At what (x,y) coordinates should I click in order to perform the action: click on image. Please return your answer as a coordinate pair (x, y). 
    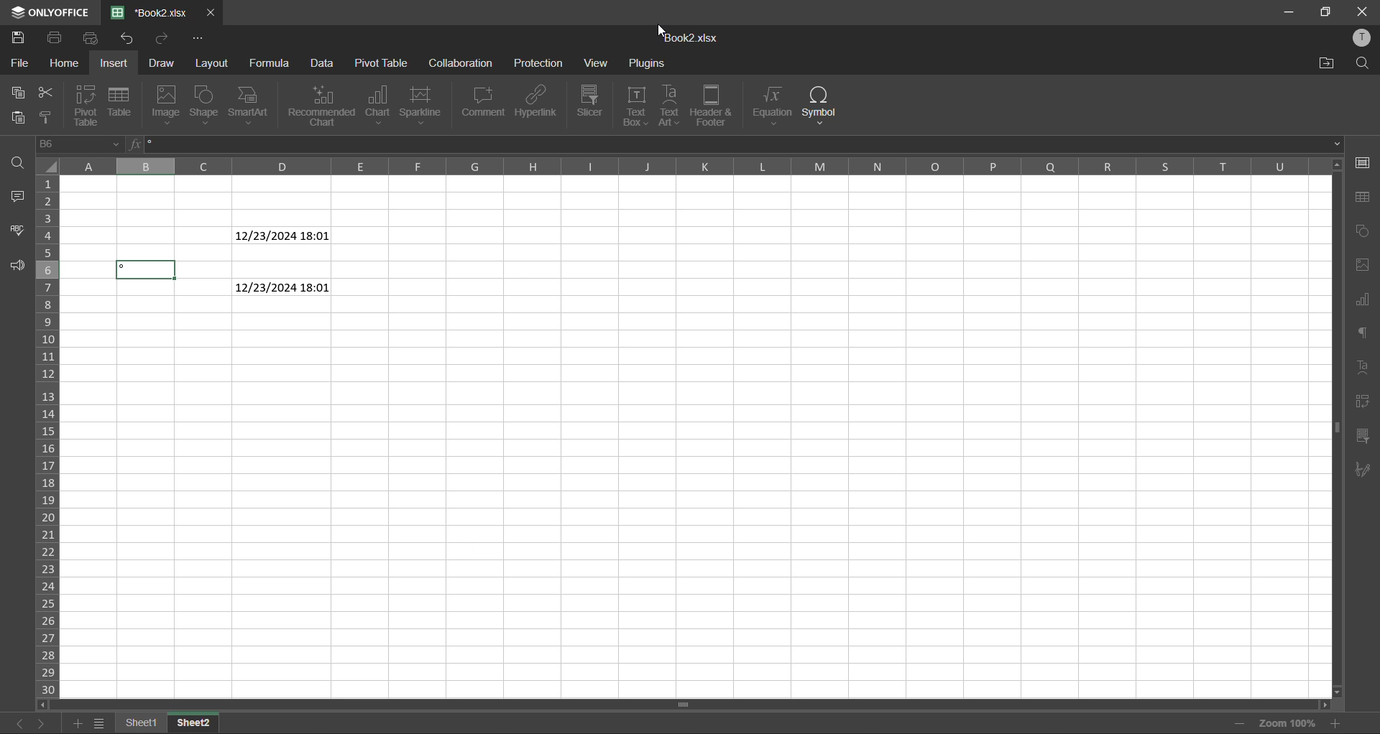
    Looking at the image, I should click on (1362, 265).